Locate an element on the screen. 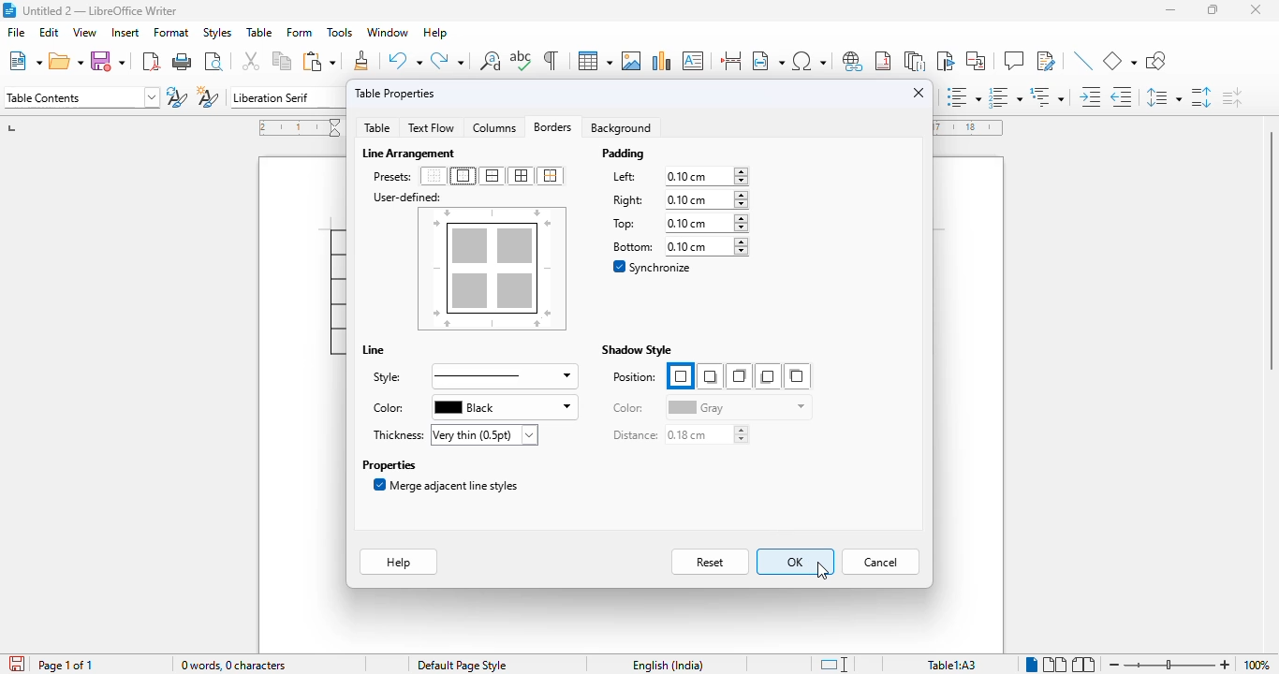  distance: 0.18 cm is located at coordinates (680, 435).